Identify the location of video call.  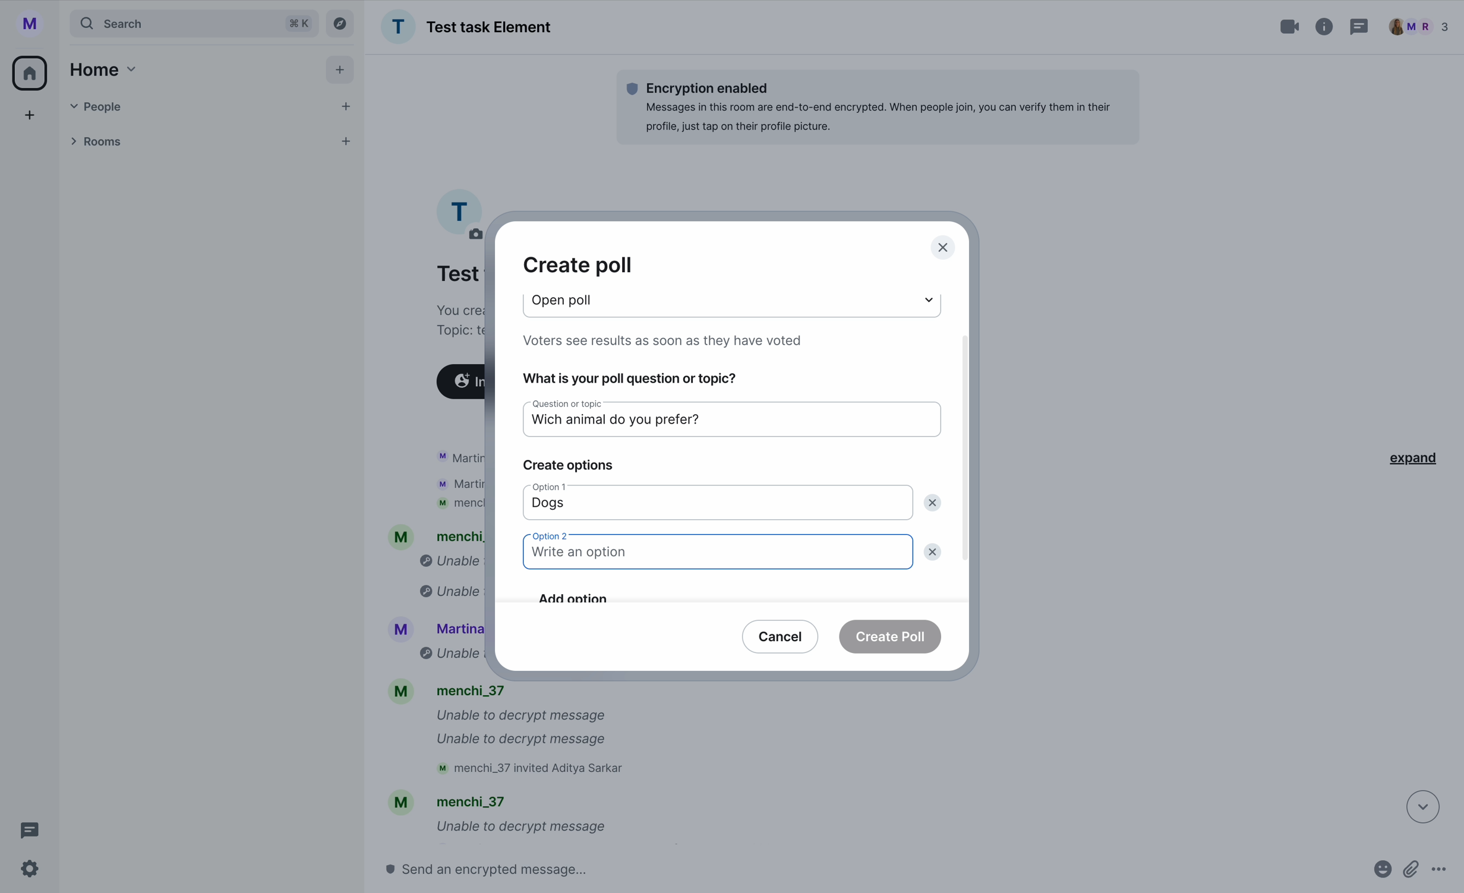
(1291, 27).